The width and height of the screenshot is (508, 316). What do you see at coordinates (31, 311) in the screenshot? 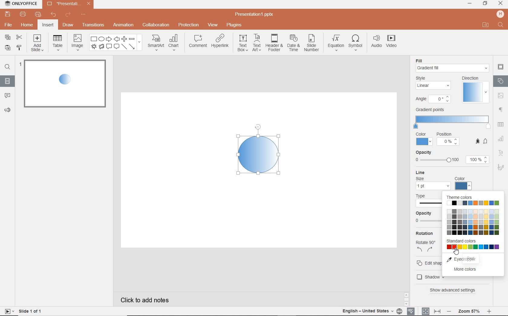
I see `slide 1 of 1` at bounding box center [31, 311].